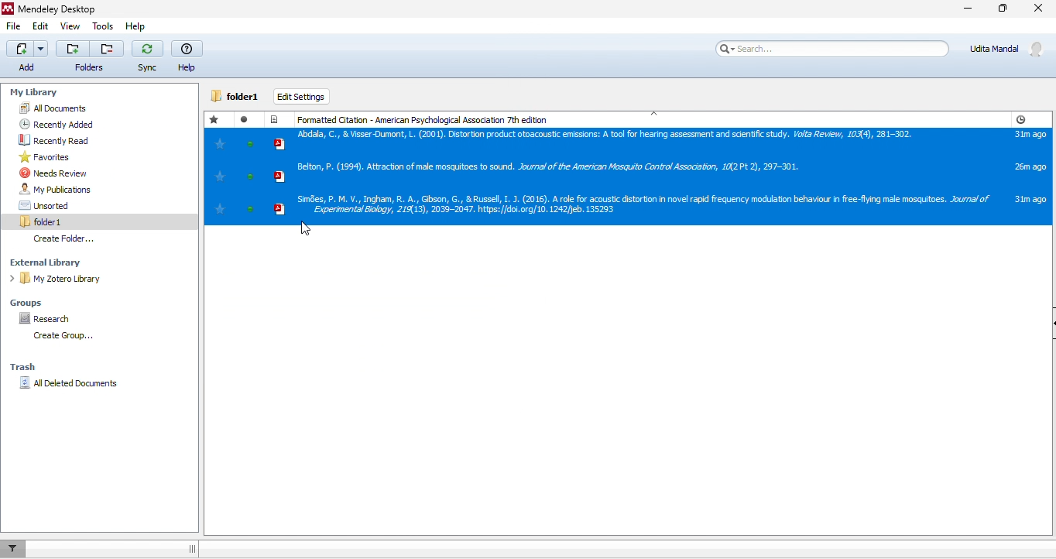 The height and width of the screenshot is (559, 1056). I want to click on trash, so click(26, 365).